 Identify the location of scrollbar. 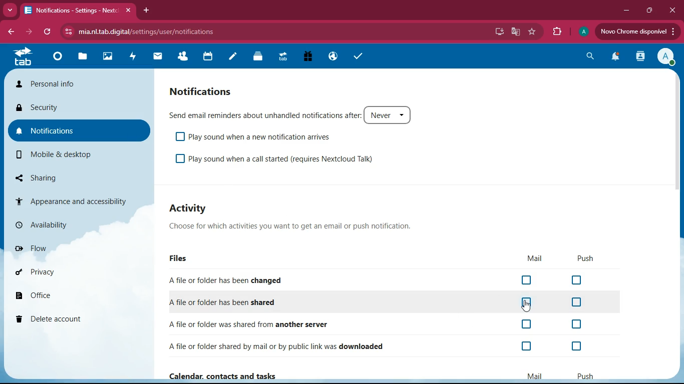
(677, 136).